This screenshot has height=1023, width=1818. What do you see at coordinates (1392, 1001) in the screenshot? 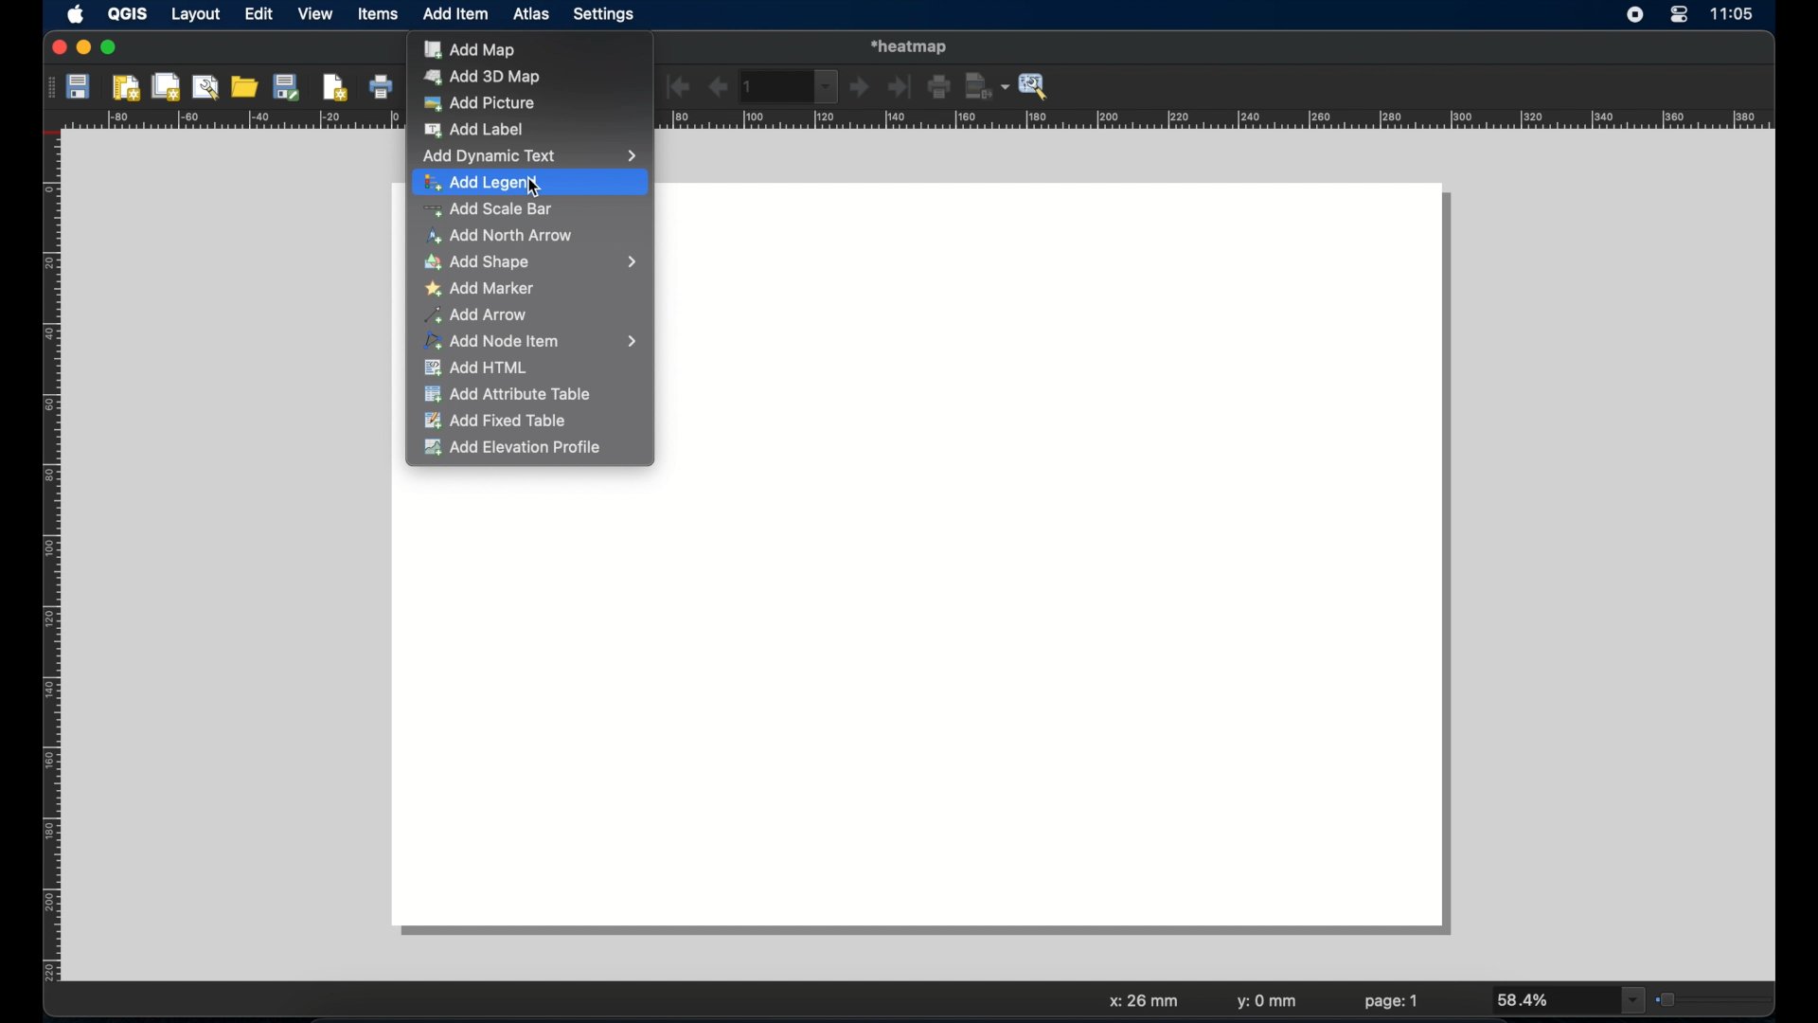
I see `page: 1` at bounding box center [1392, 1001].